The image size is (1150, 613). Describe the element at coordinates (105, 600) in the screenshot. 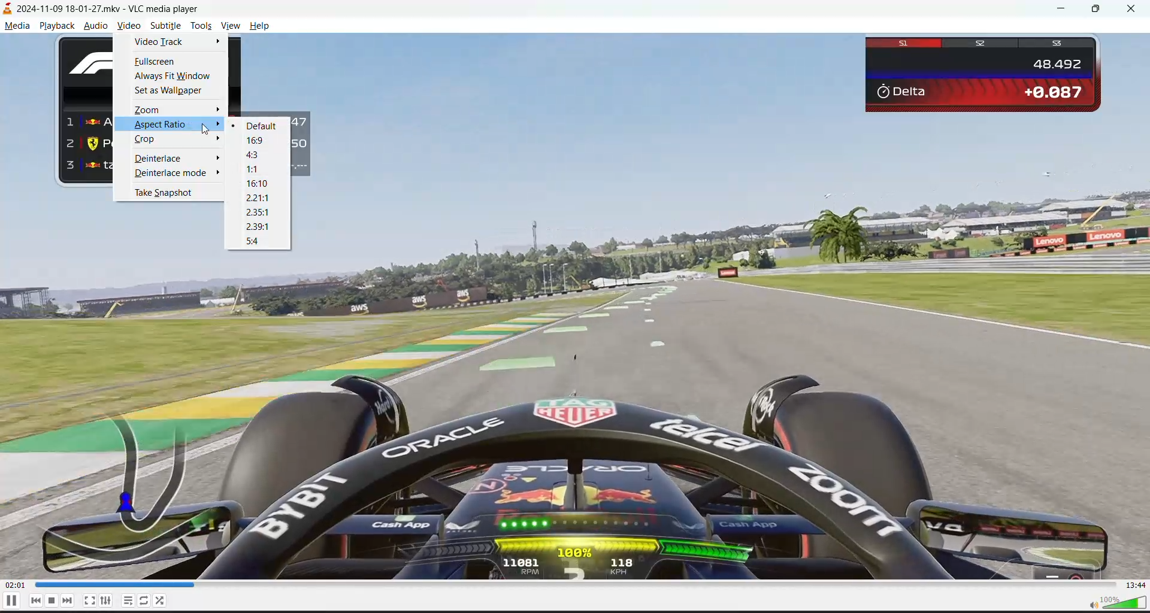

I see `settings` at that location.